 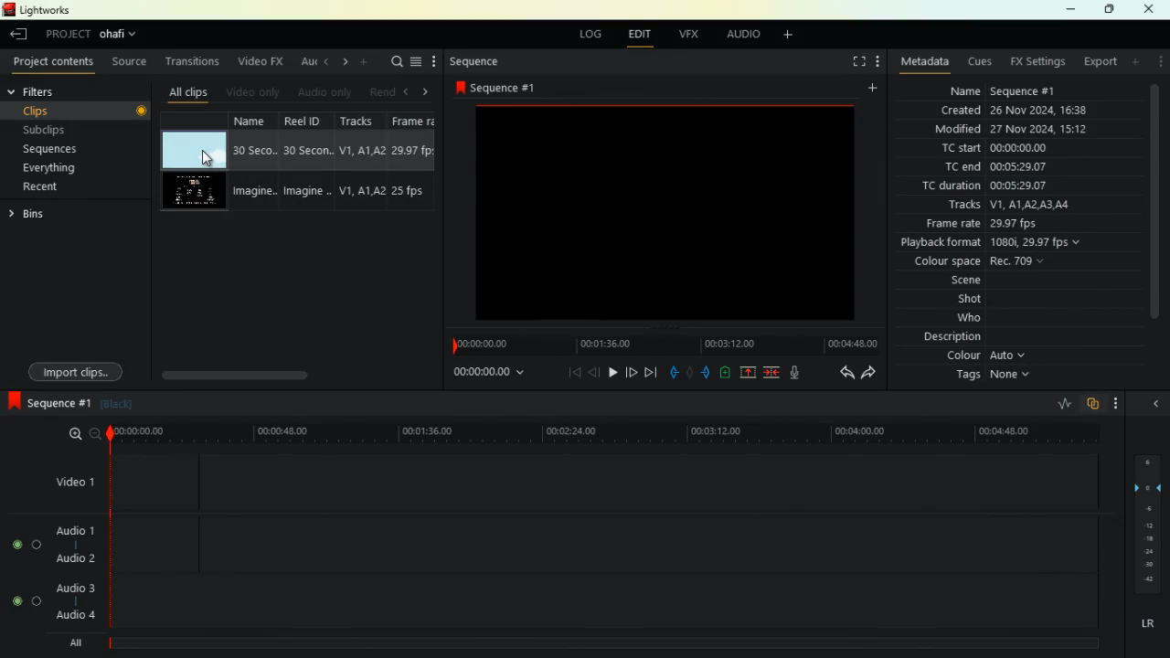 I want to click on created, so click(x=1009, y=111).